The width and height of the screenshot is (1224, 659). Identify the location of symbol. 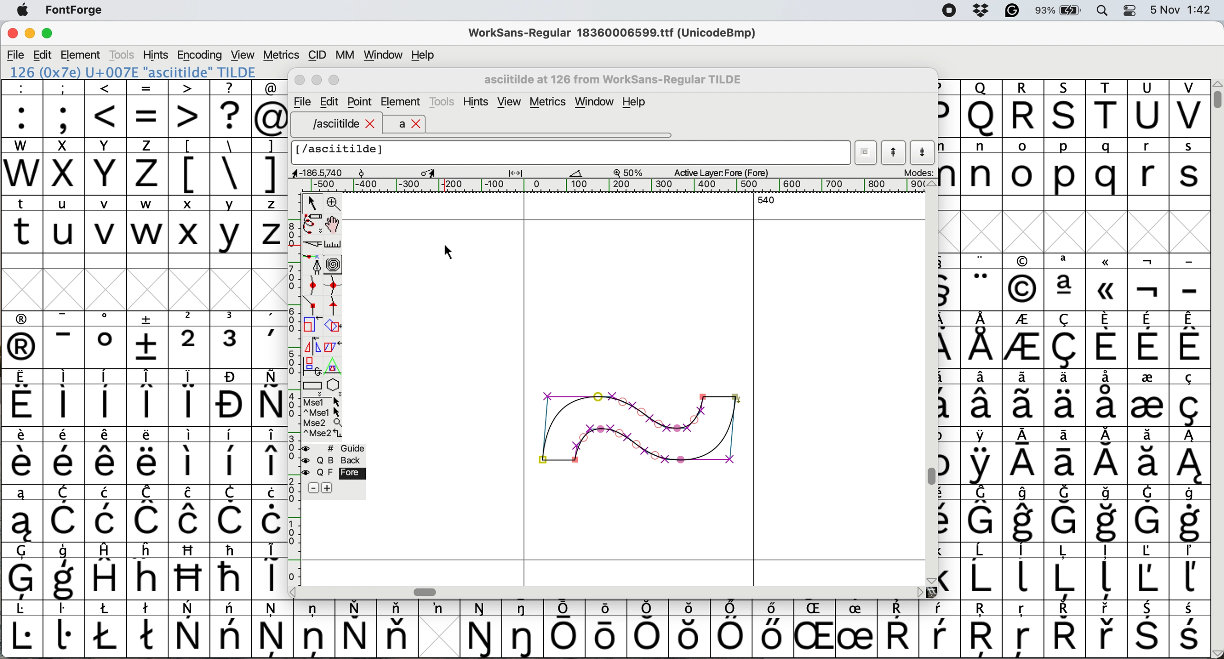
(106, 339).